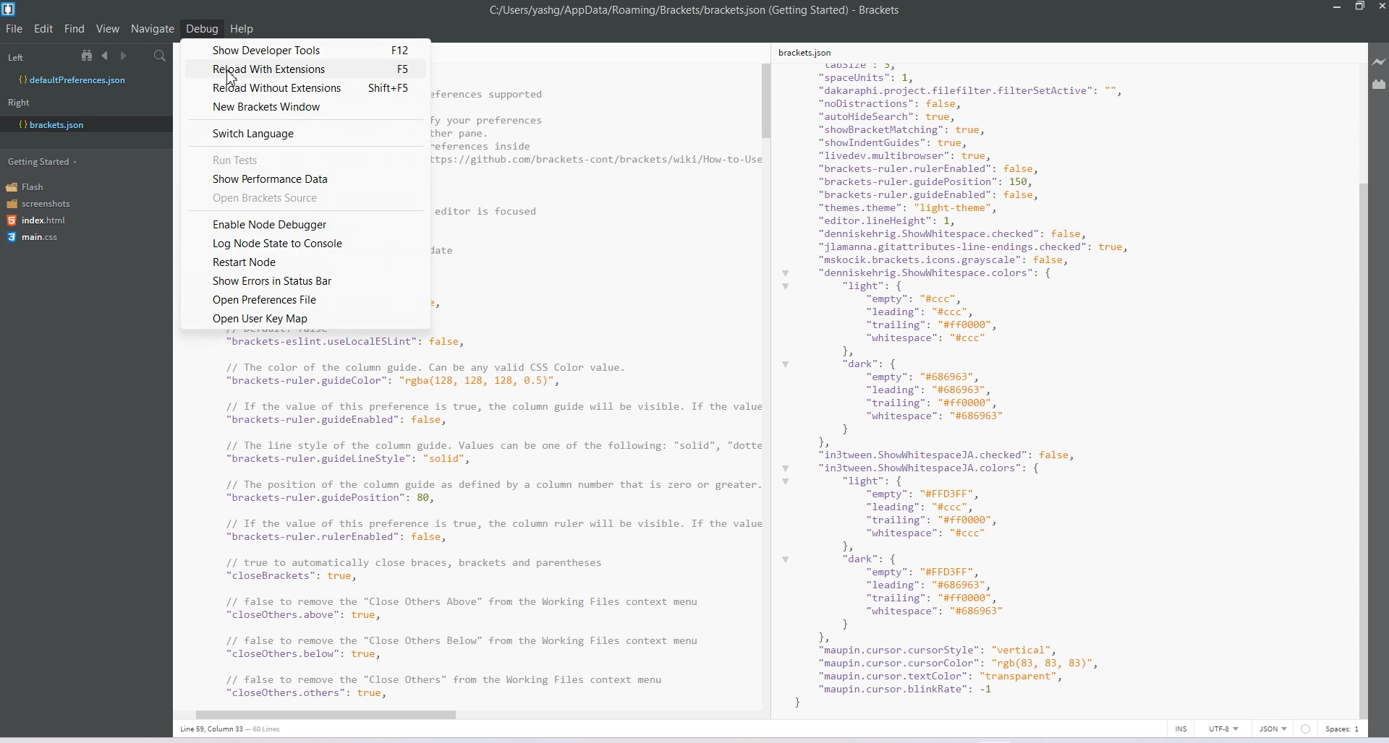  What do you see at coordinates (30, 186) in the screenshot?
I see `Flash` at bounding box center [30, 186].